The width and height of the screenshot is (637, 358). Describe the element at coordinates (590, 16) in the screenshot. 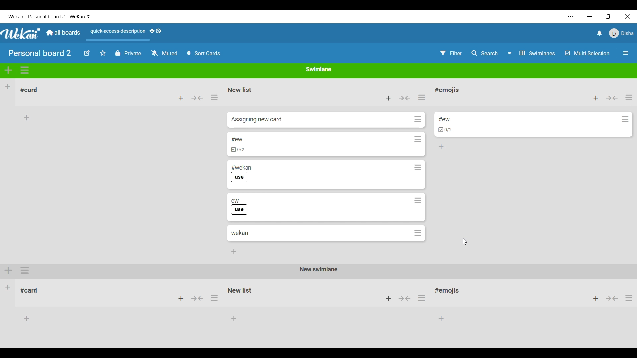

I see `Minimize` at that location.